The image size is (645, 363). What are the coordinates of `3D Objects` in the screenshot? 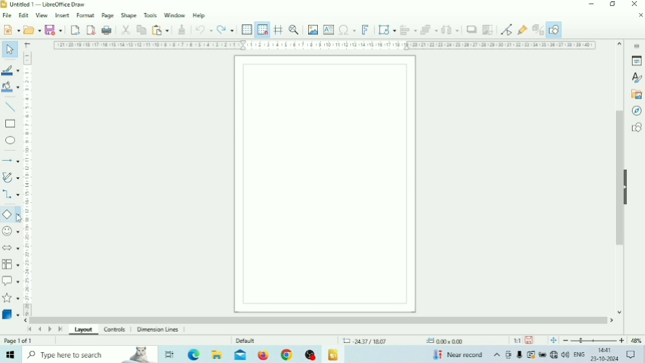 It's located at (11, 314).